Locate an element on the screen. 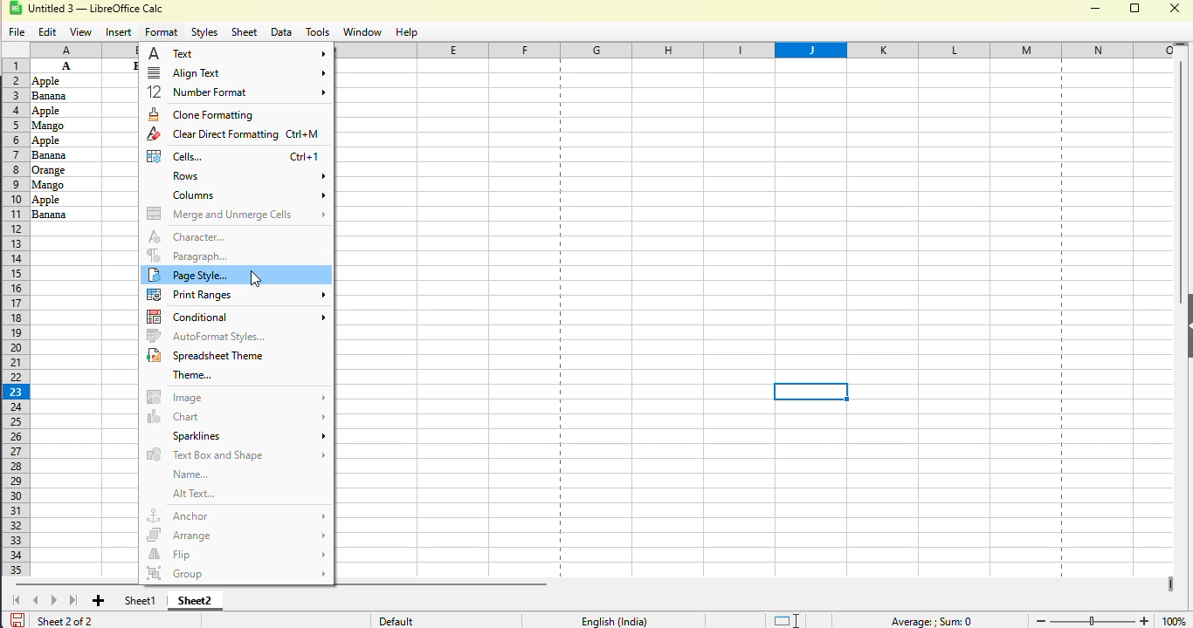  scroll to previous sheet is located at coordinates (36, 600).